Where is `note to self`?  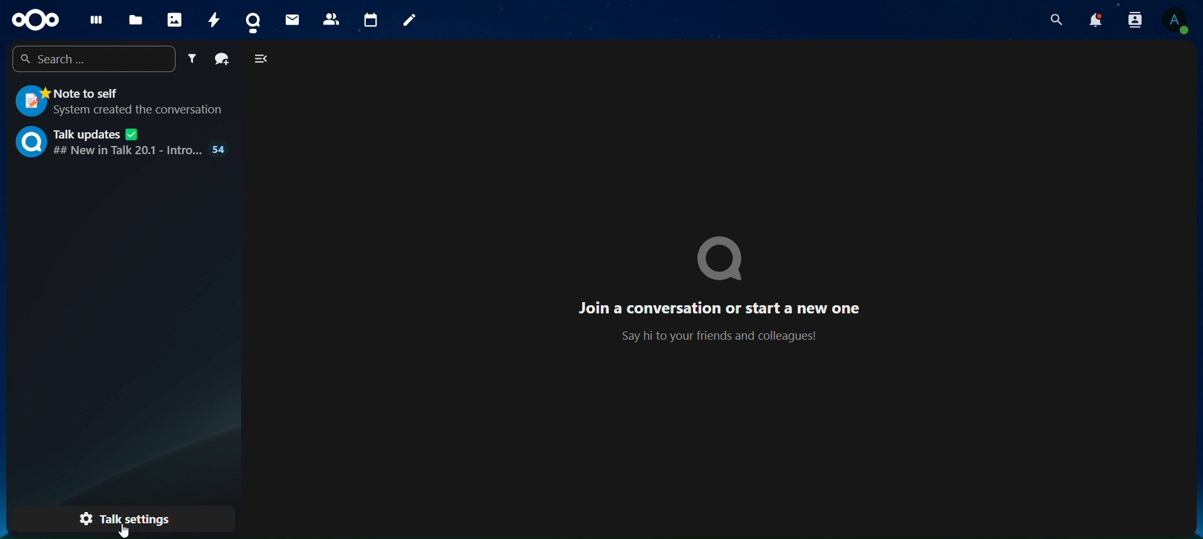 note to self is located at coordinates (118, 102).